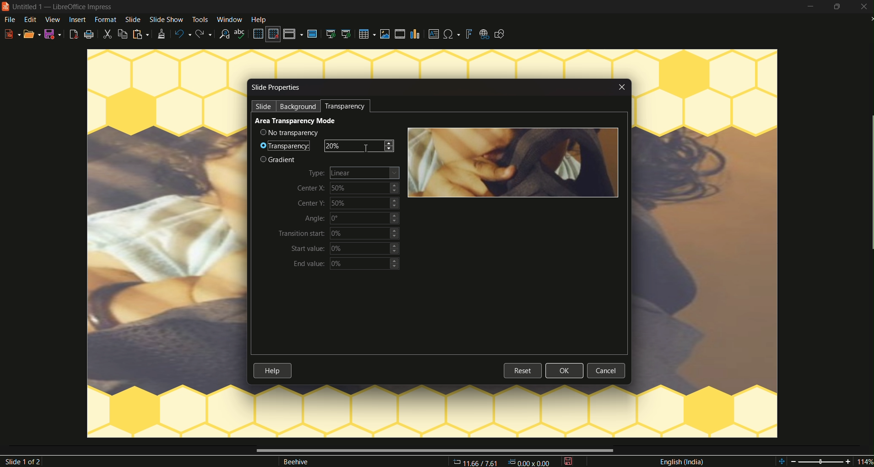 The width and height of the screenshot is (874, 467). I want to click on insert image, so click(385, 35).